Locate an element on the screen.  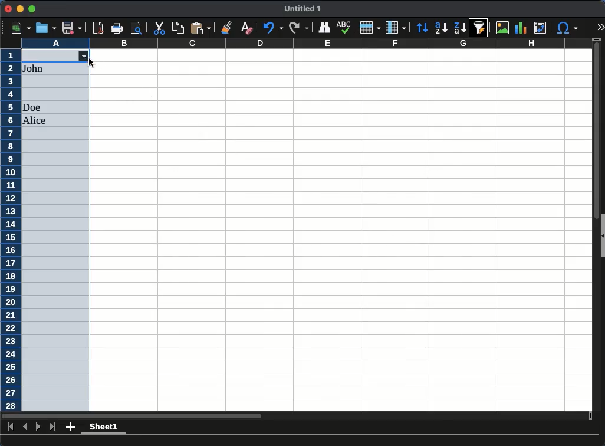
expand is located at coordinates (600, 27).